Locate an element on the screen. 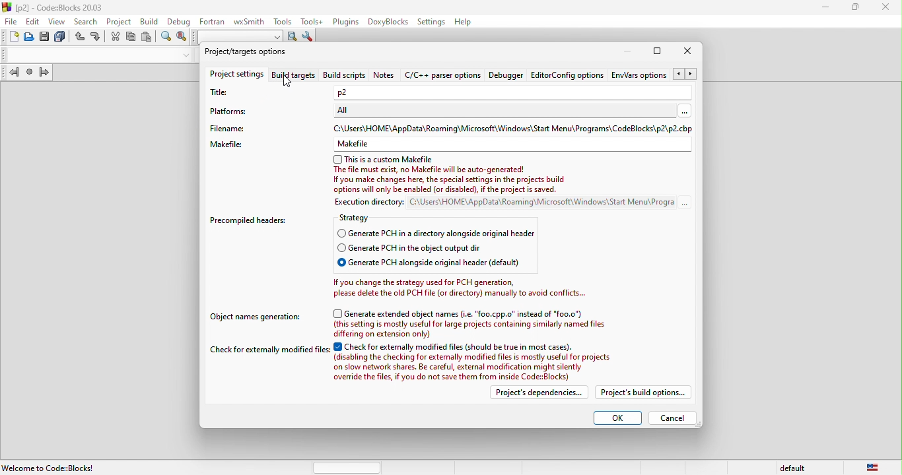  search to text is located at coordinates (238, 36).